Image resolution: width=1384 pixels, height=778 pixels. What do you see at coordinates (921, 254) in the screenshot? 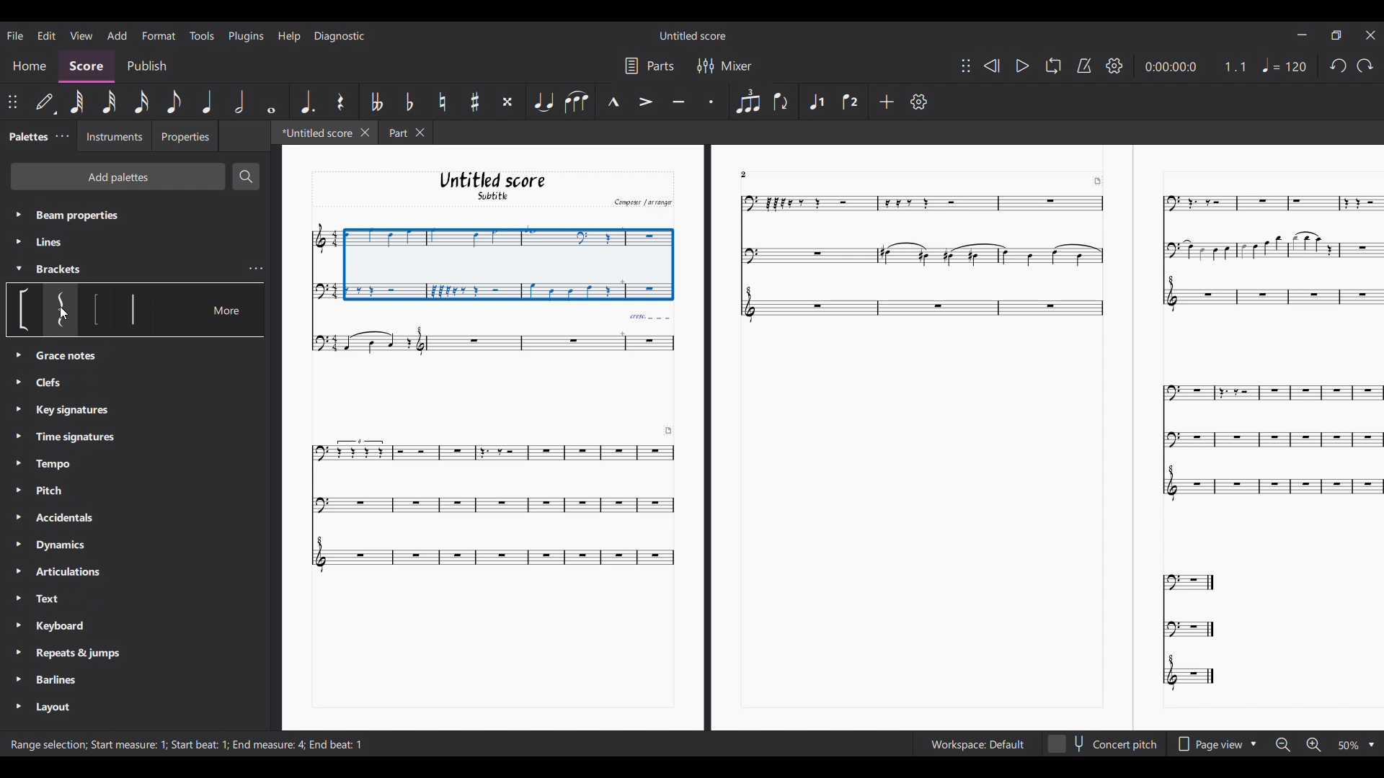
I see `` at bounding box center [921, 254].